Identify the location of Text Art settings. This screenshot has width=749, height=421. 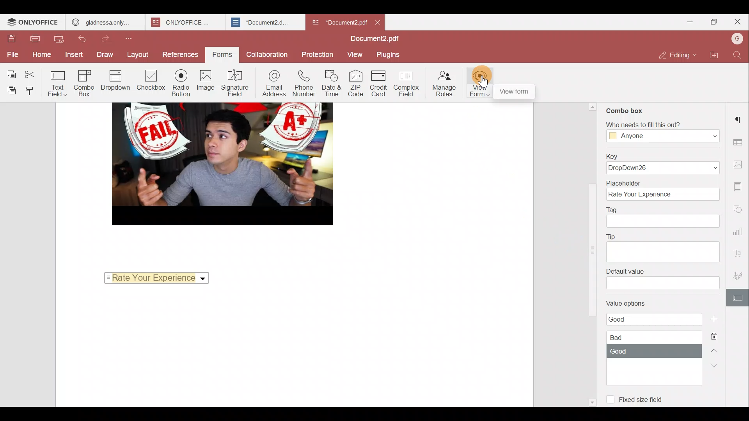
(740, 253).